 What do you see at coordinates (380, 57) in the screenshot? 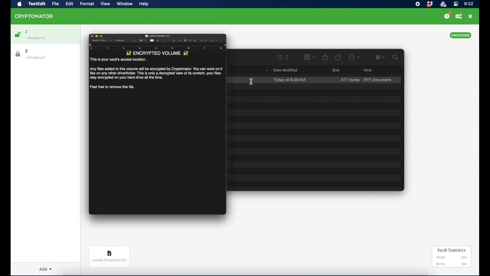
I see `dropbox` at bounding box center [380, 57].